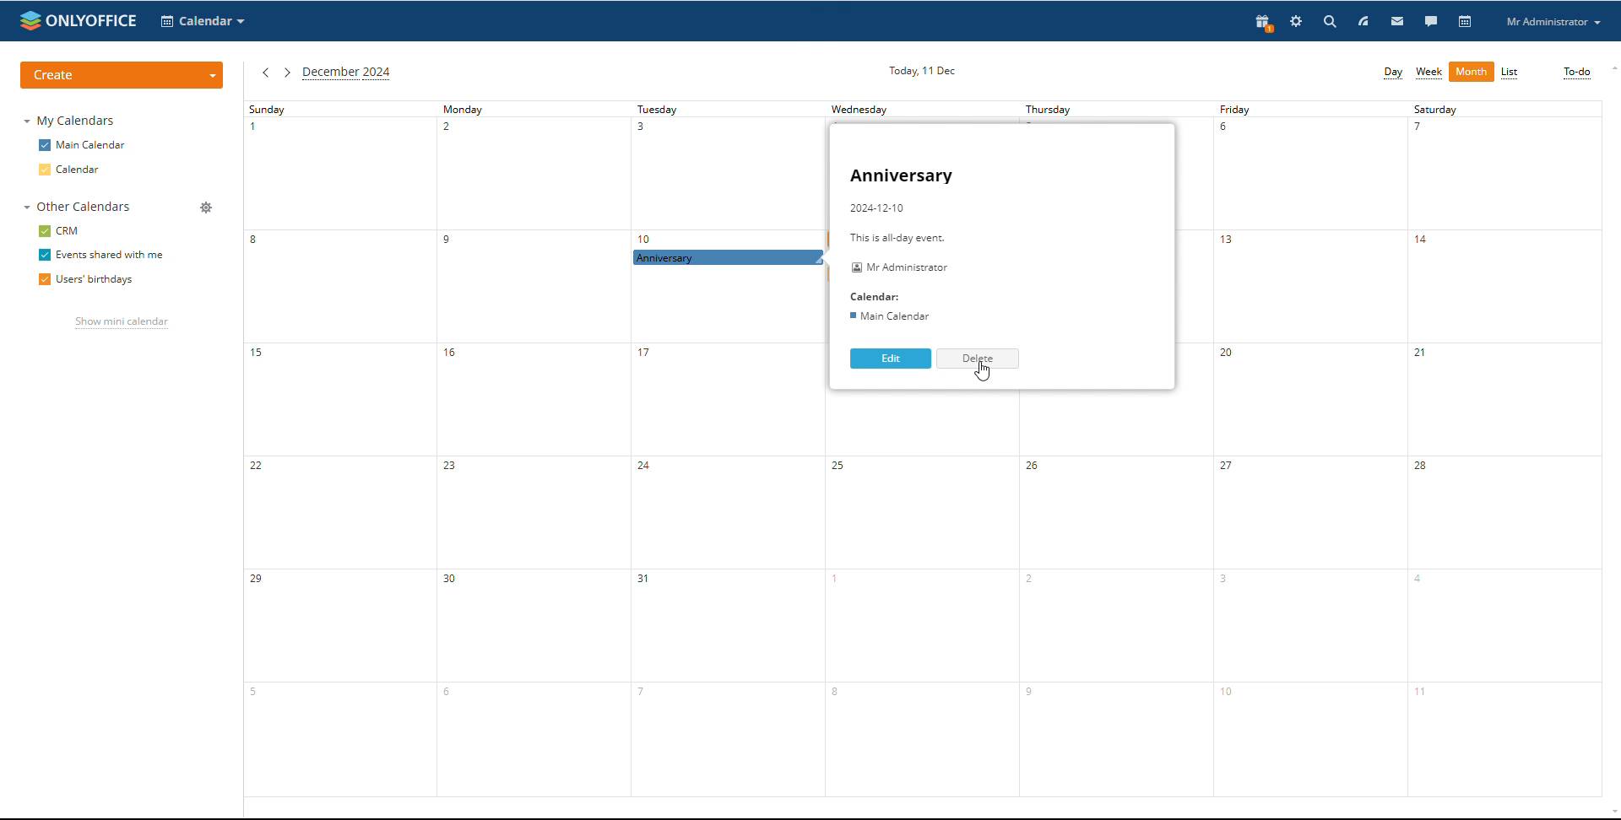  Describe the element at coordinates (872, 110) in the screenshot. I see `wednesday` at that location.